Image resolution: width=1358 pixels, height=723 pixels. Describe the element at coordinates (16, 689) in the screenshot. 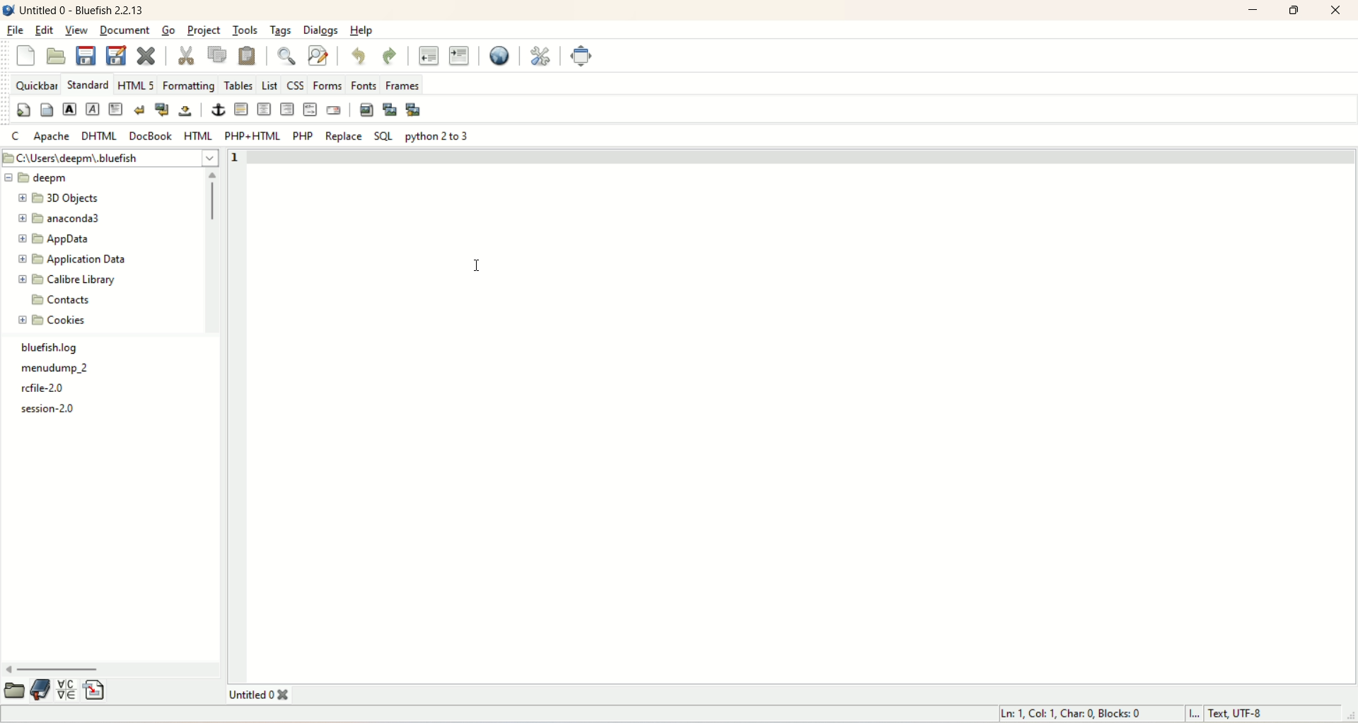

I see `open` at that location.